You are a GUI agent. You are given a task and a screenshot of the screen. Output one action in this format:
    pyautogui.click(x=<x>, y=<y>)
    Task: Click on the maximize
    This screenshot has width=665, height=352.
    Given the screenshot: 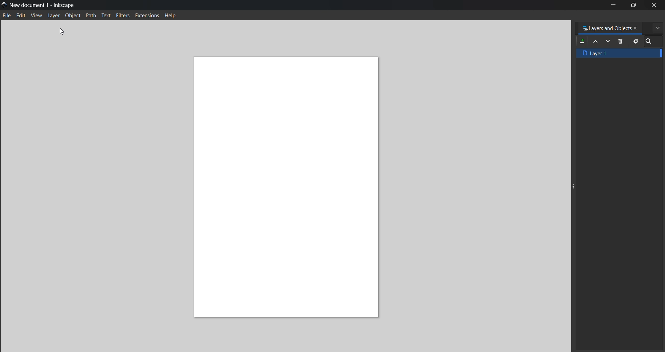 What is the action you would take?
    pyautogui.click(x=633, y=6)
    